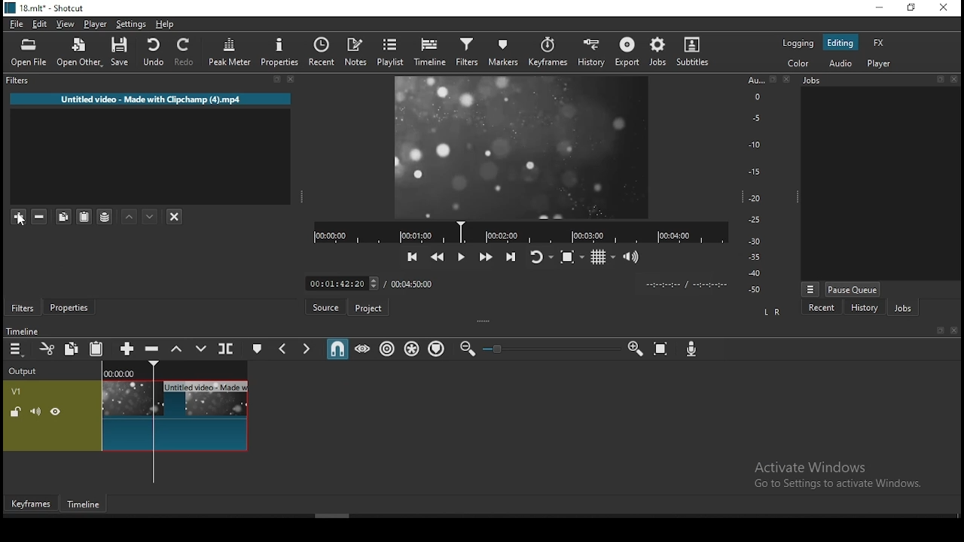 The height and width of the screenshot is (542, 964). What do you see at coordinates (41, 25) in the screenshot?
I see `edit` at bounding box center [41, 25].